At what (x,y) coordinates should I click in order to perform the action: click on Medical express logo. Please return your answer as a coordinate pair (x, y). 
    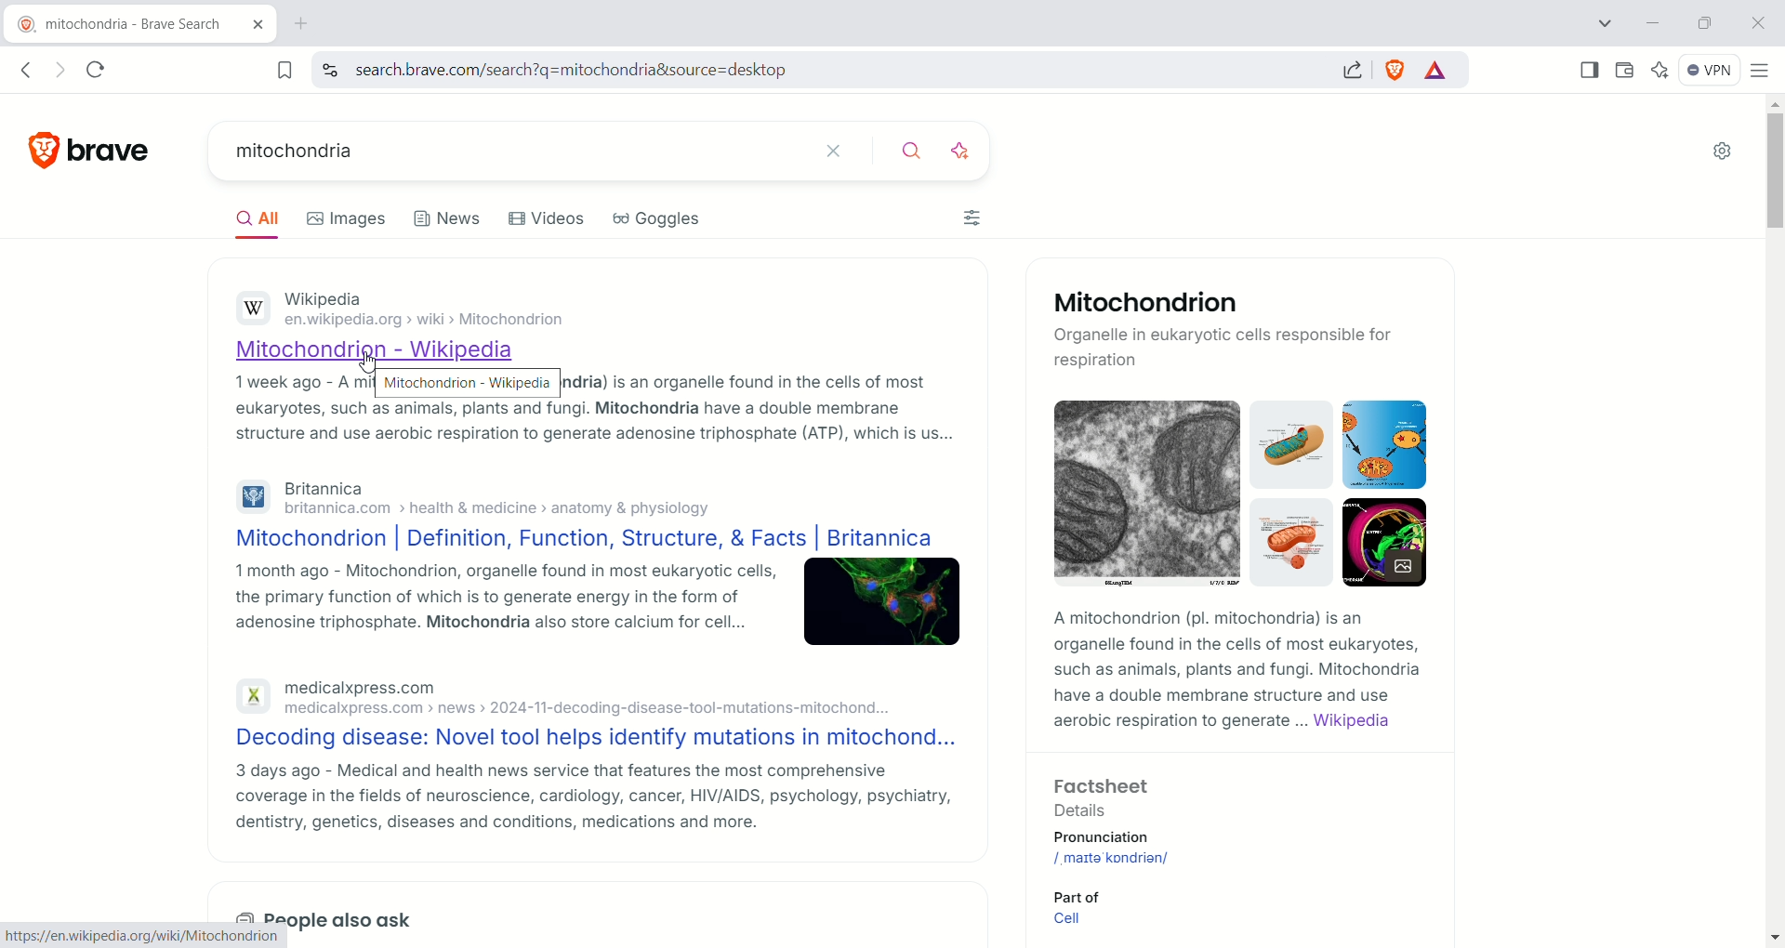
    Looking at the image, I should click on (254, 695).